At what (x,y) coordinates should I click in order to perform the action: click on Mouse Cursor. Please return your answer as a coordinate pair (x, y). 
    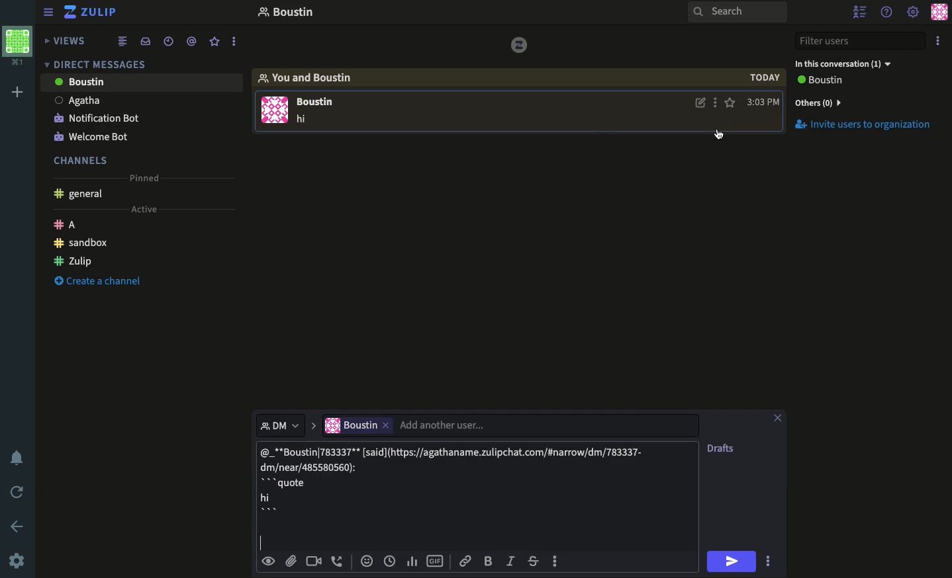
    Looking at the image, I should click on (720, 137).